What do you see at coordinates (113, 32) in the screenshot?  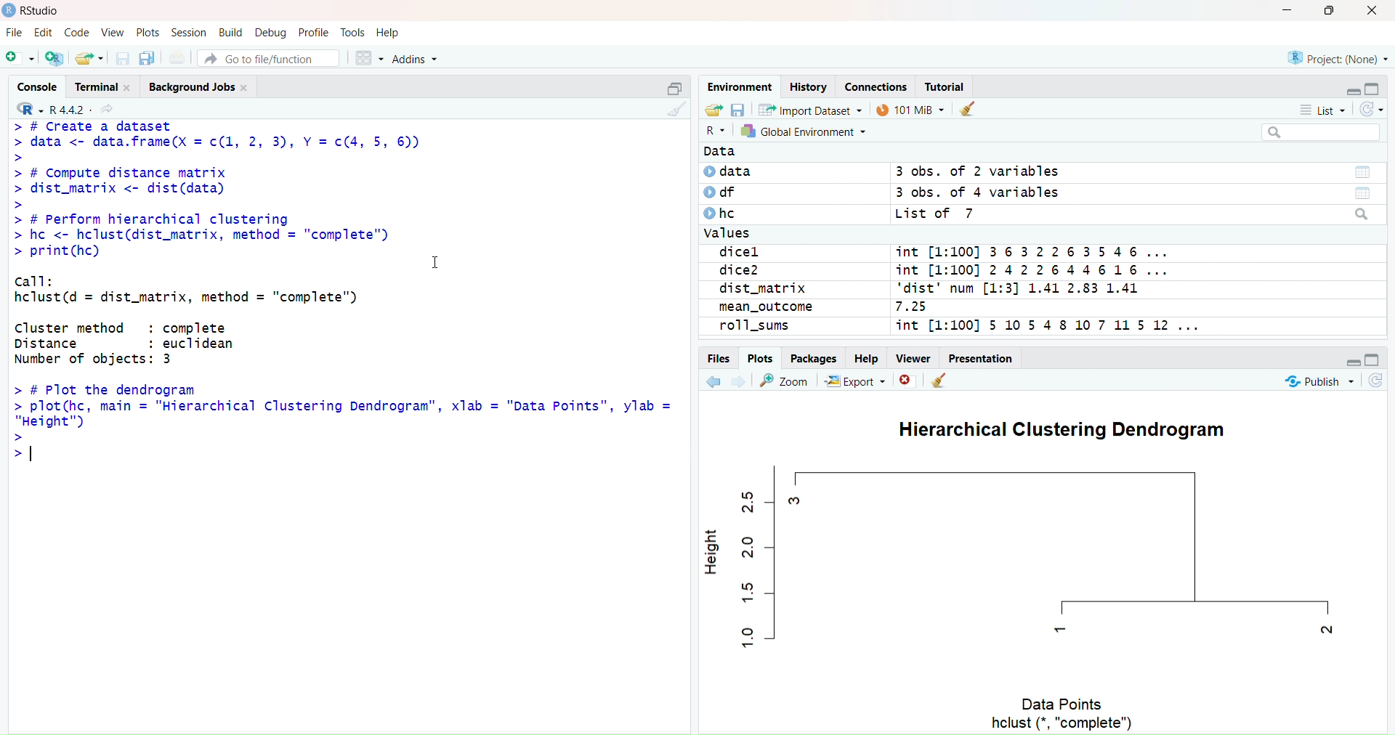 I see `View` at bounding box center [113, 32].